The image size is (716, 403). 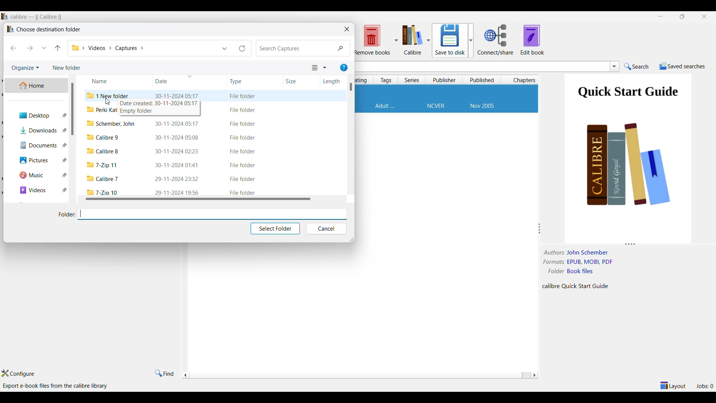 What do you see at coordinates (628, 93) in the screenshot?
I see `Quick Start Guide` at bounding box center [628, 93].